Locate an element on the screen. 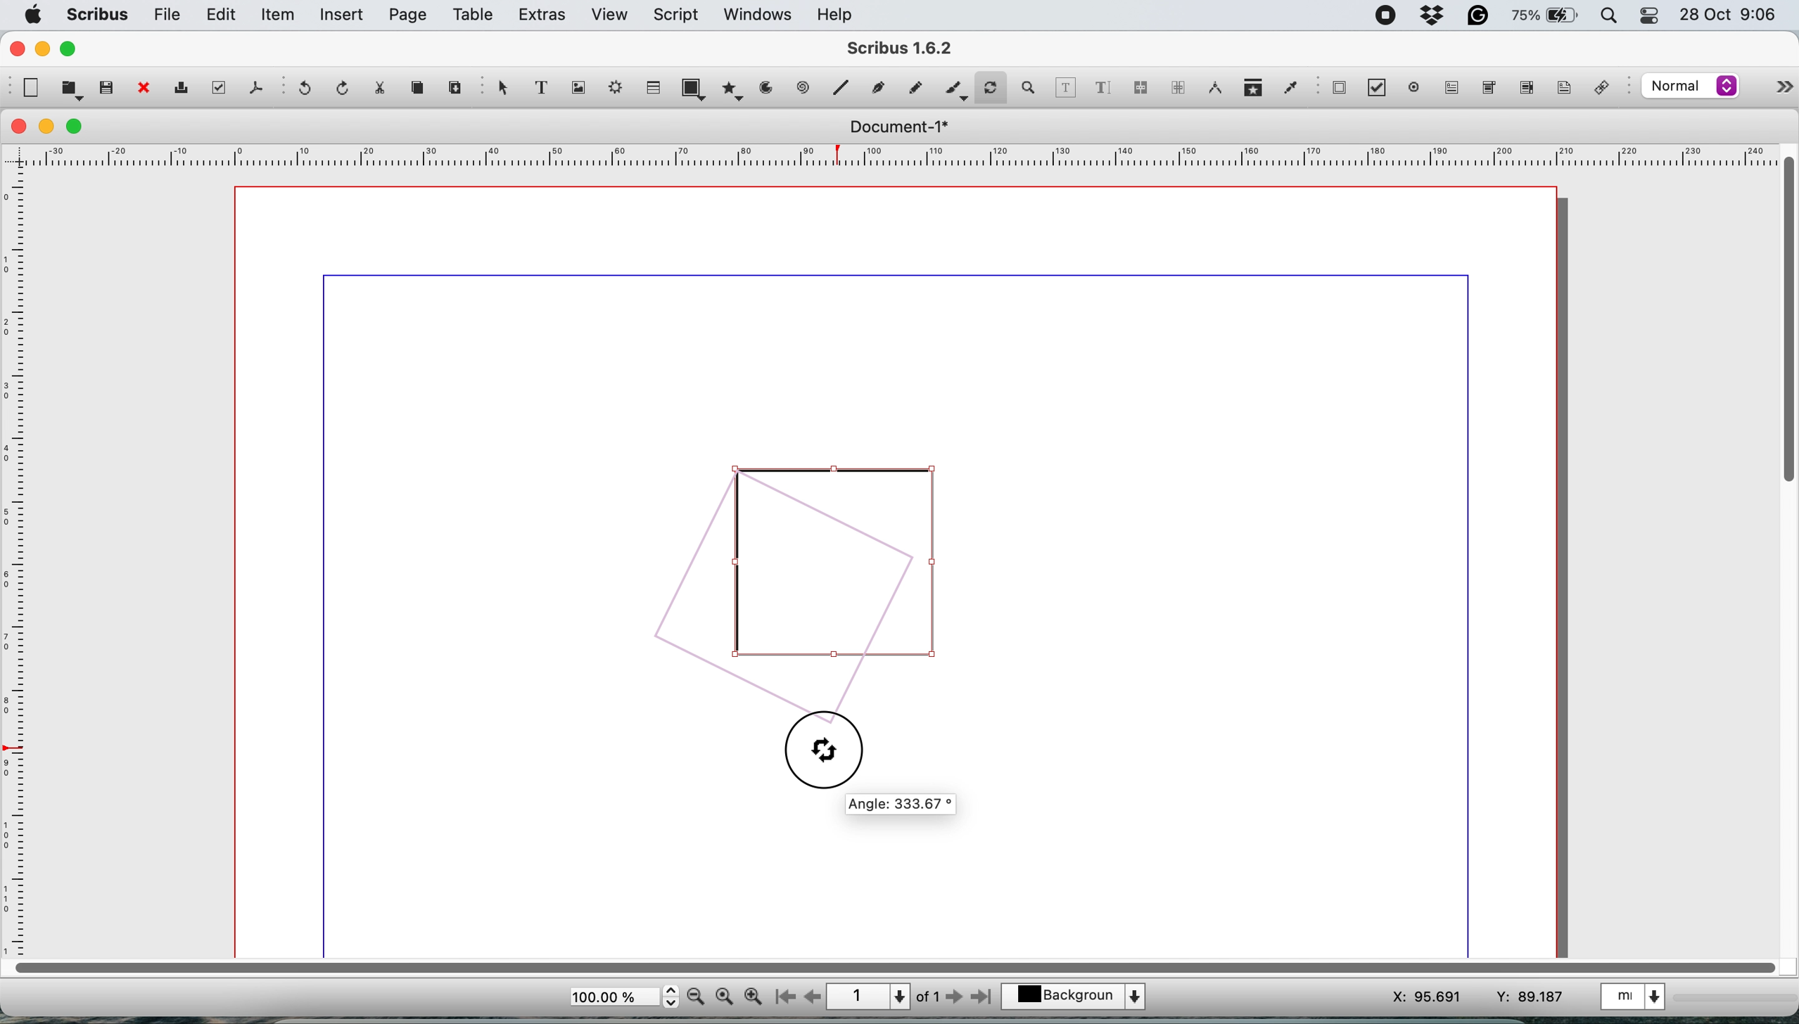 Image resolution: width=1799 pixels, height=1024 pixels. save as pdf is located at coordinates (253, 88).